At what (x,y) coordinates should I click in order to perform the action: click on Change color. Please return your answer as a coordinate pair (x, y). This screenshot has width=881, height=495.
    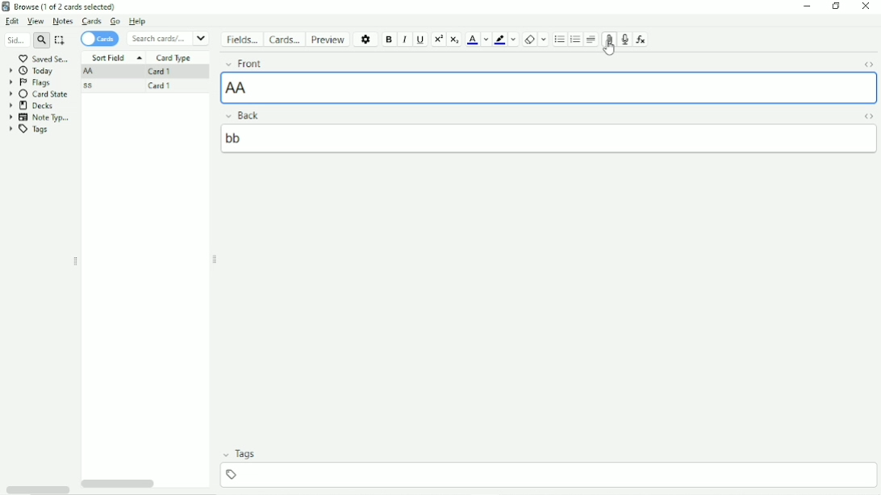
    Looking at the image, I should click on (486, 40).